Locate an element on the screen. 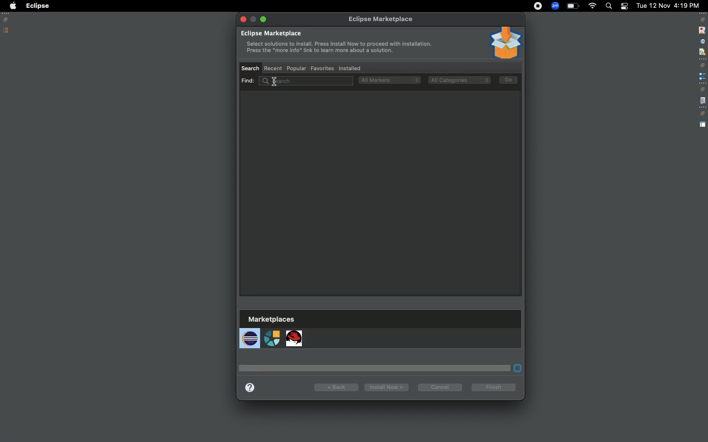  Search is located at coordinates (250, 68).